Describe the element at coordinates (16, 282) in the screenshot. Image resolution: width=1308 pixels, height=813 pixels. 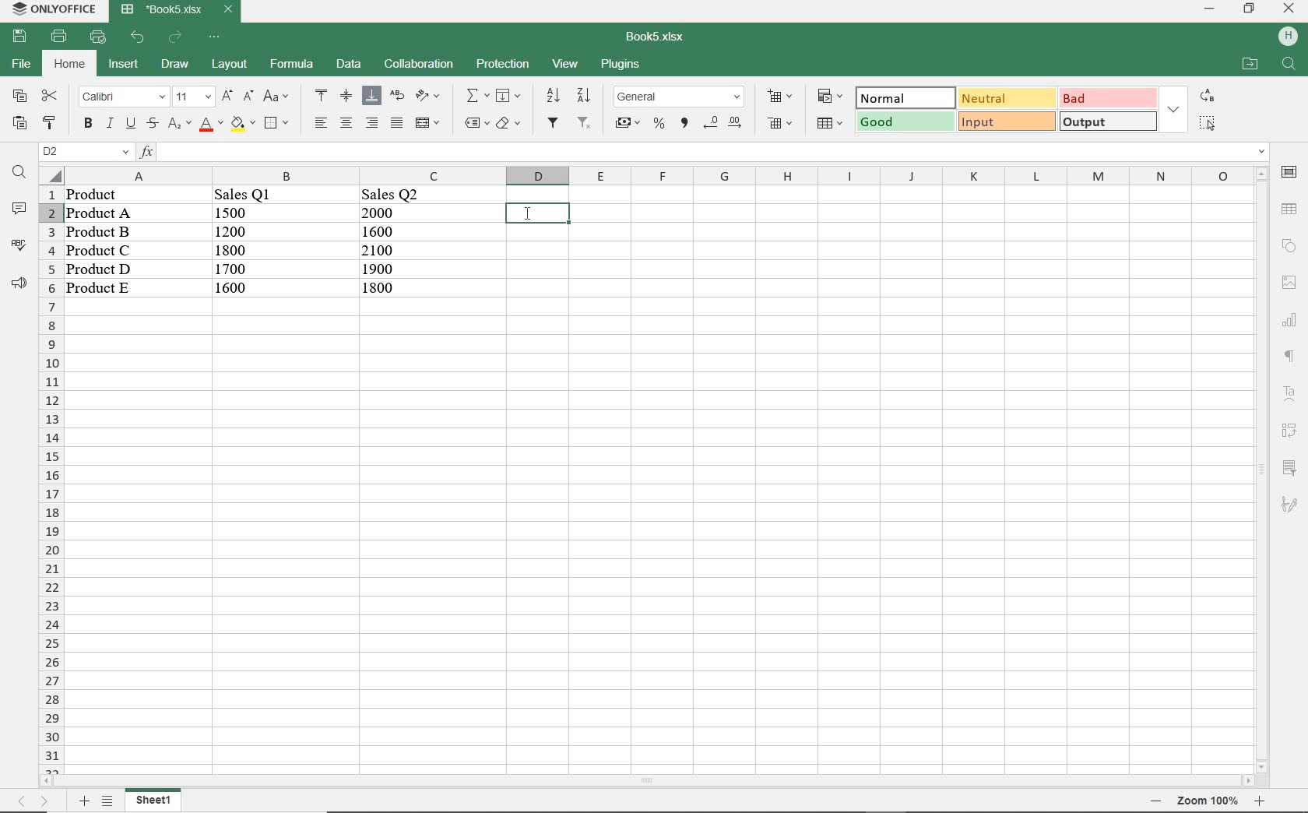
I see `support & feedback` at that location.